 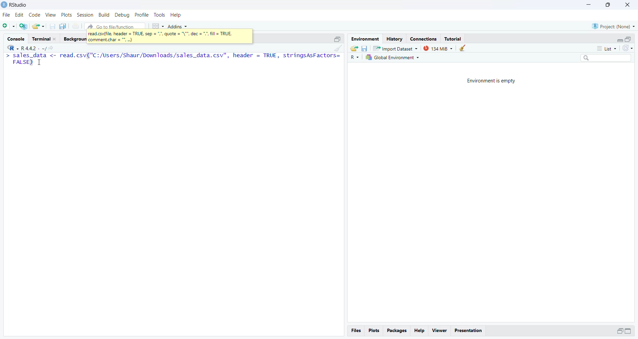 What do you see at coordinates (614, 27) in the screenshot?
I see `Project (Name)` at bounding box center [614, 27].